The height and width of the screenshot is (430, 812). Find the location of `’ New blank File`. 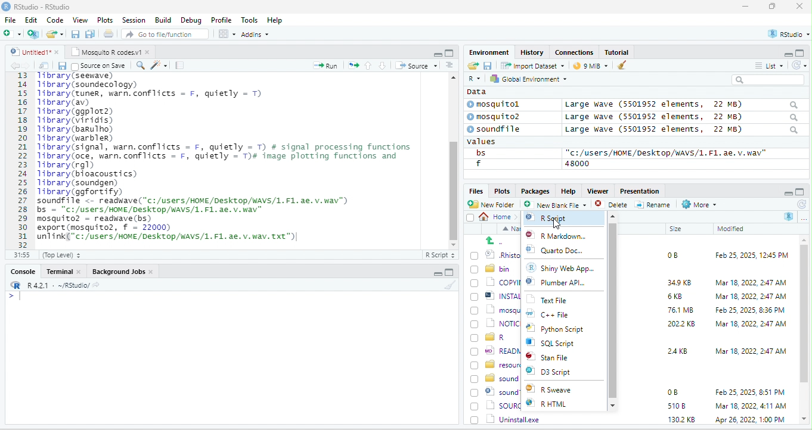

’ New blank File is located at coordinates (559, 206).